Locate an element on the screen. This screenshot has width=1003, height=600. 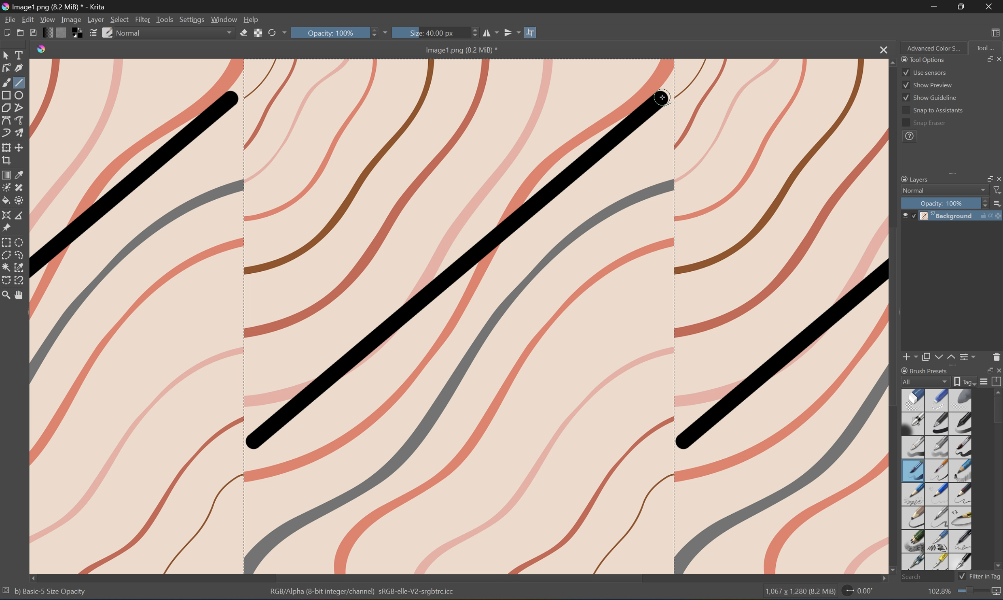
Choose brush preset is located at coordinates (108, 32).